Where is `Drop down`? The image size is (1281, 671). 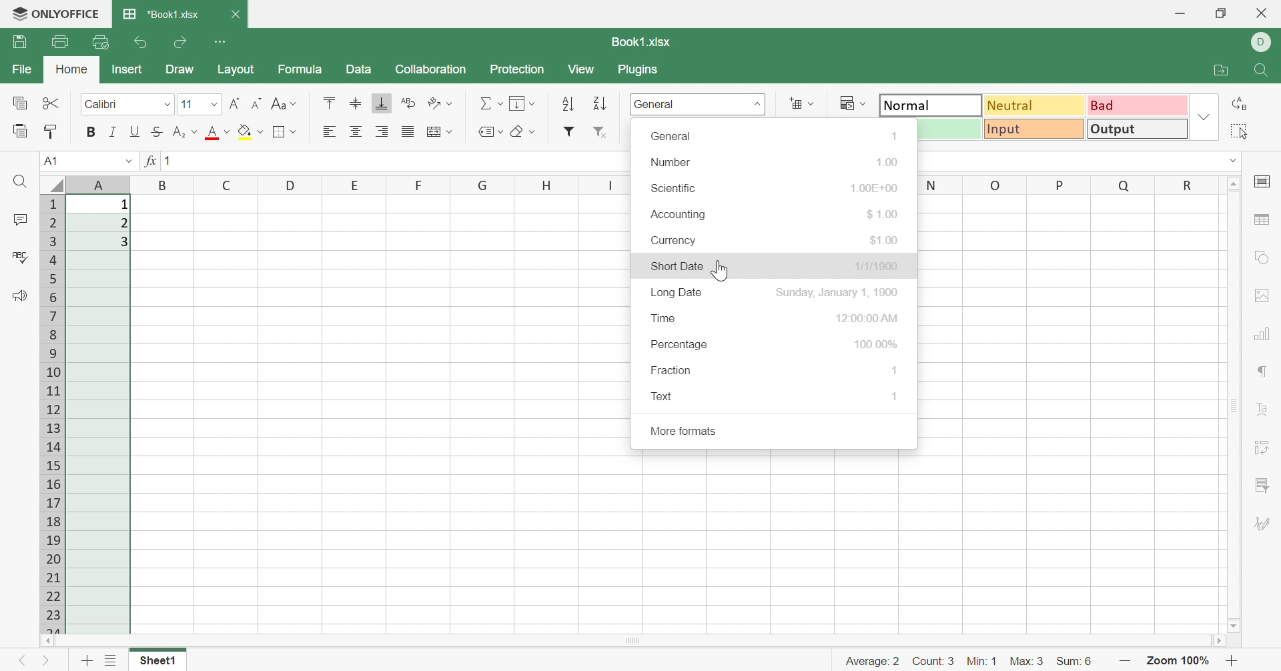
Drop down is located at coordinates (1234, 161).